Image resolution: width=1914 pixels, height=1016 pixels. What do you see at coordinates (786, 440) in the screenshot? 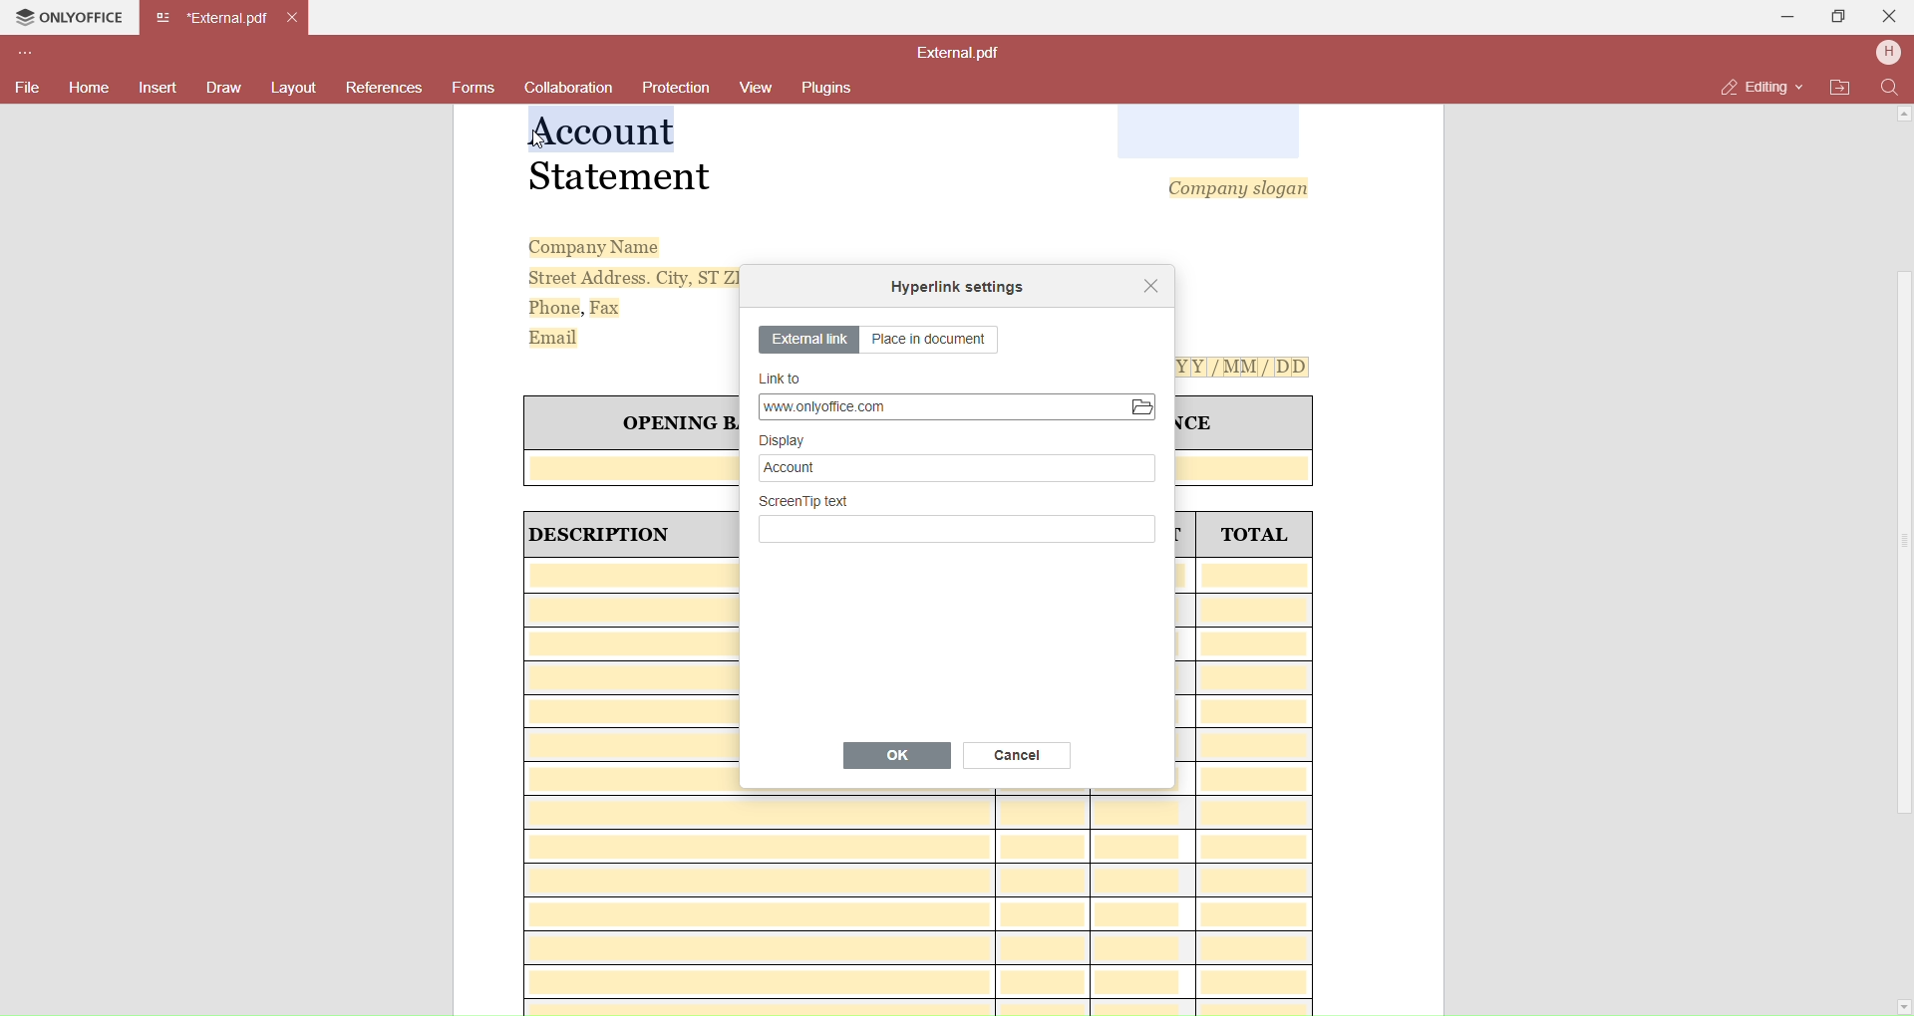
I see `Display` at bounding box center [786, 440].